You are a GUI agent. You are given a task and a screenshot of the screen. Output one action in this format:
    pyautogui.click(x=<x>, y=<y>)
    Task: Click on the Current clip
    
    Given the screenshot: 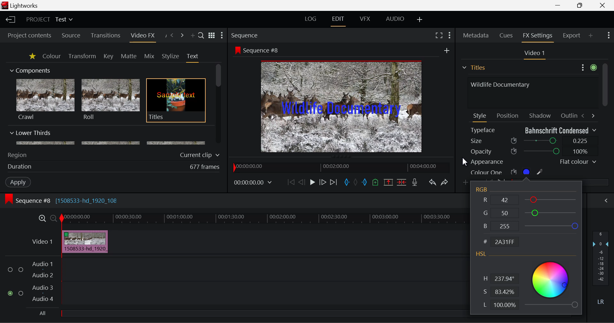 What is the action you would take?
    pyautogui.click(x=201, y=155)
    